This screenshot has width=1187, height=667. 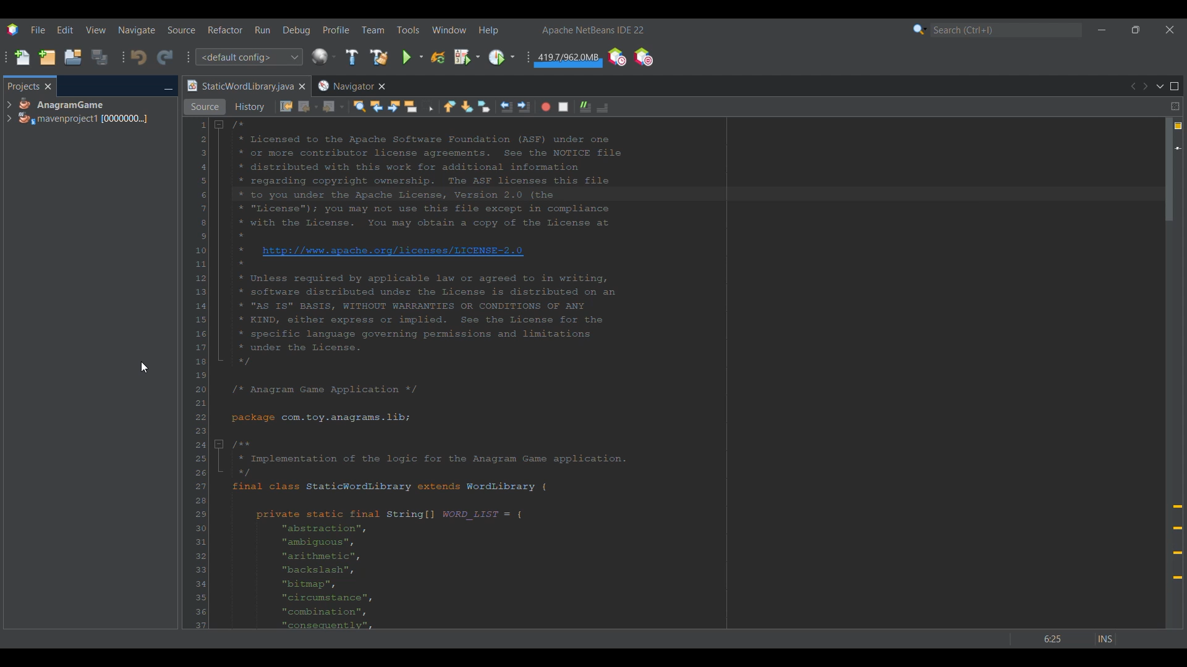 I want to click on Minimize, so click(x=168, y=87).